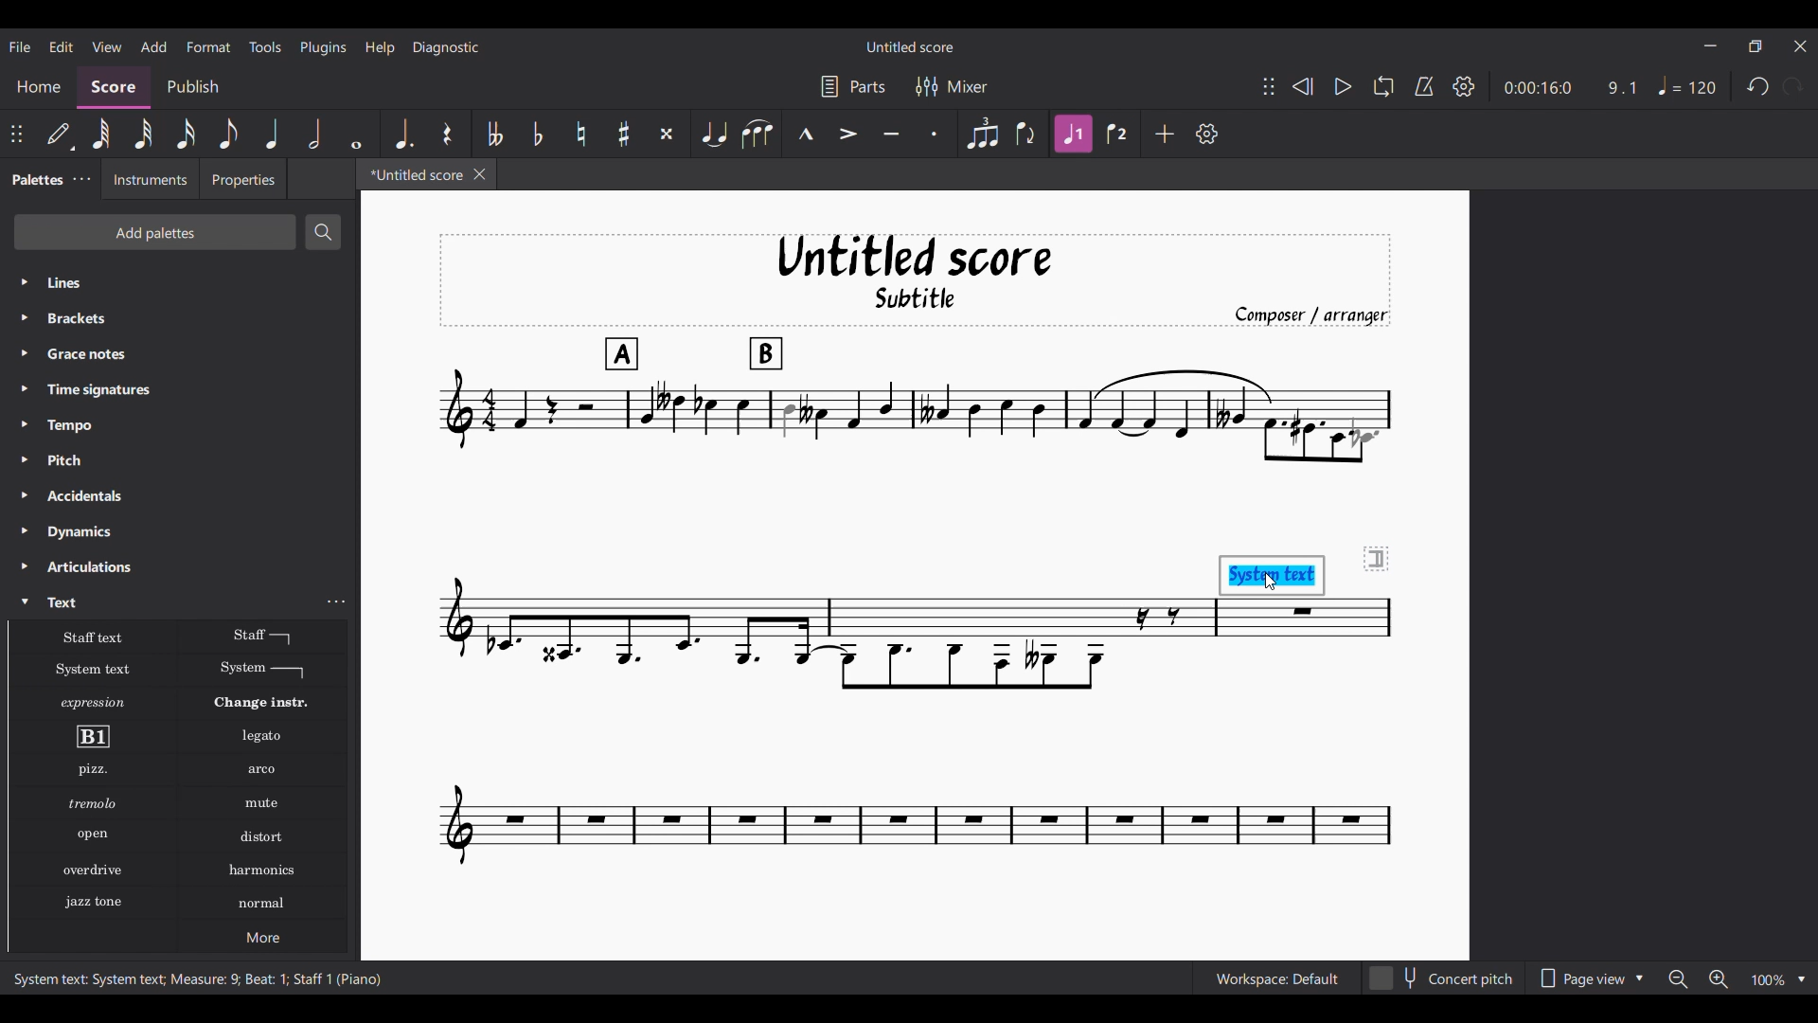 The width and height of the screenshot is (1818, 1023). Describe the element at coordinates (33, 181) in the screenshot. I see `Palettes` at that location.